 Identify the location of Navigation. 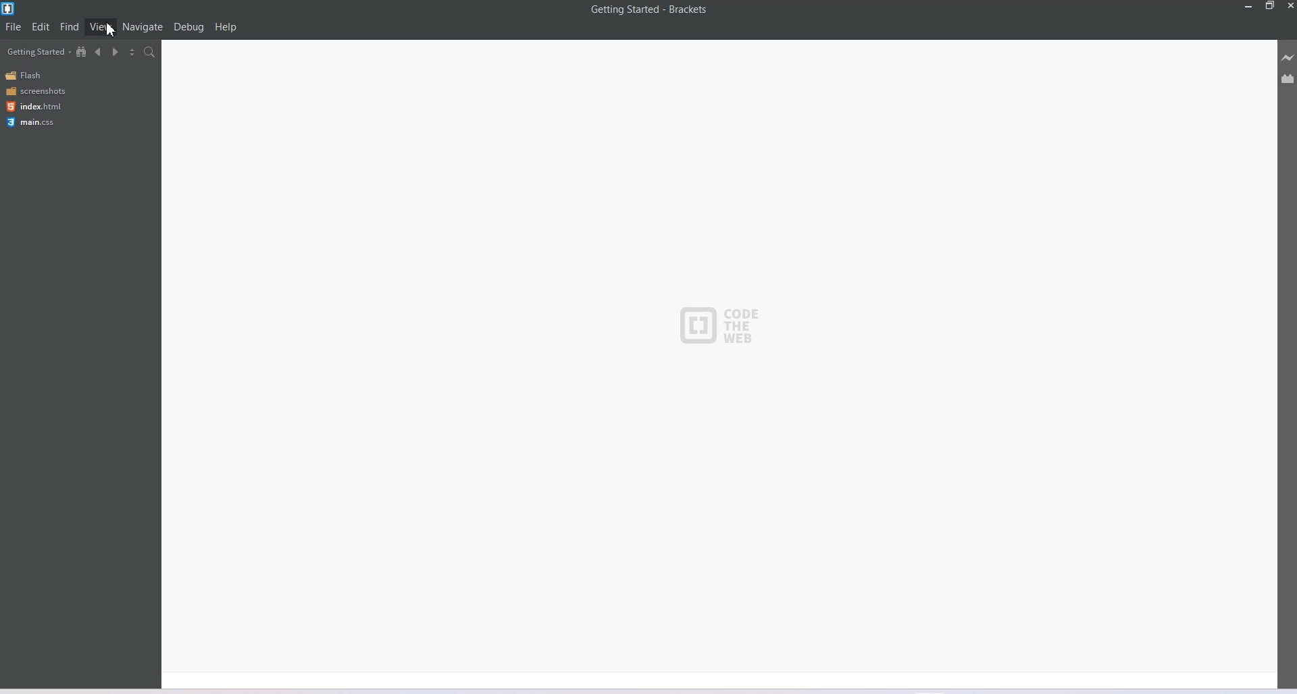
(143, 26).